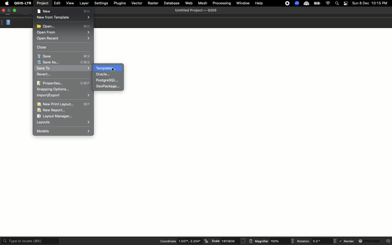  I want to click on New, so click(65, 11).